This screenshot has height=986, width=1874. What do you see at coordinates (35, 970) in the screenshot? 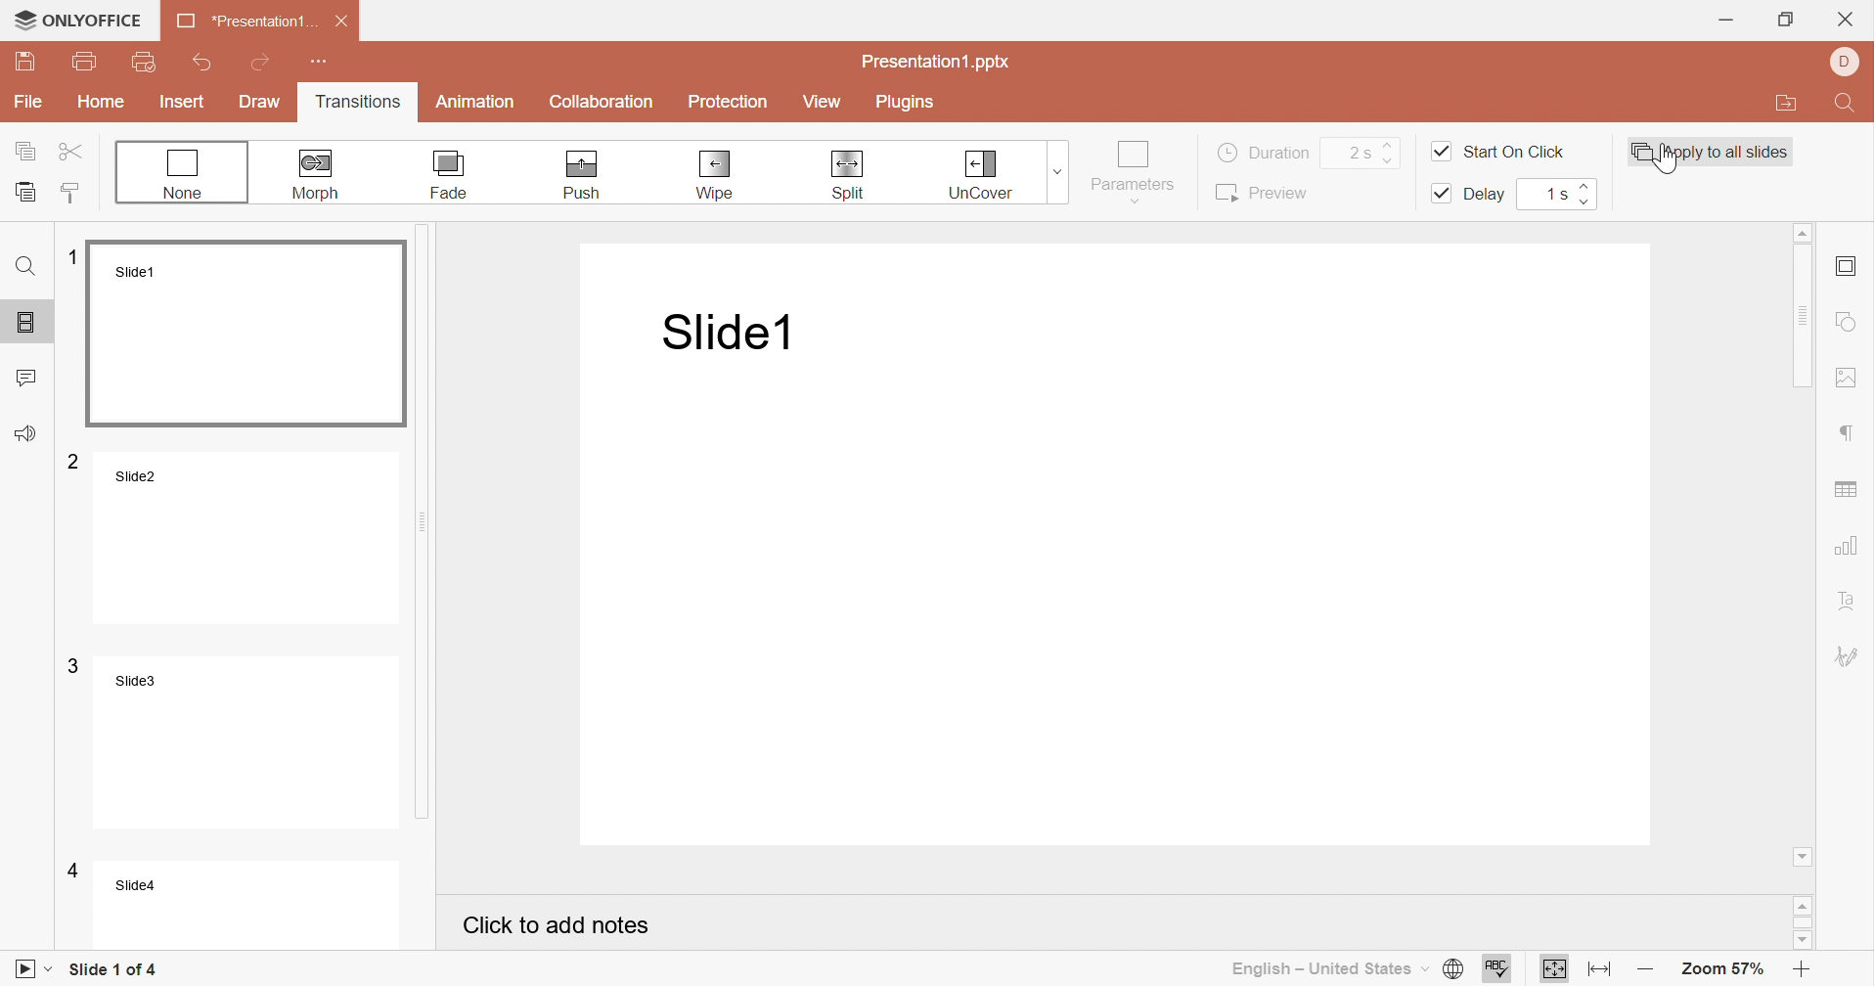
I see `Start slideshow` at bounding box center [35, 970].